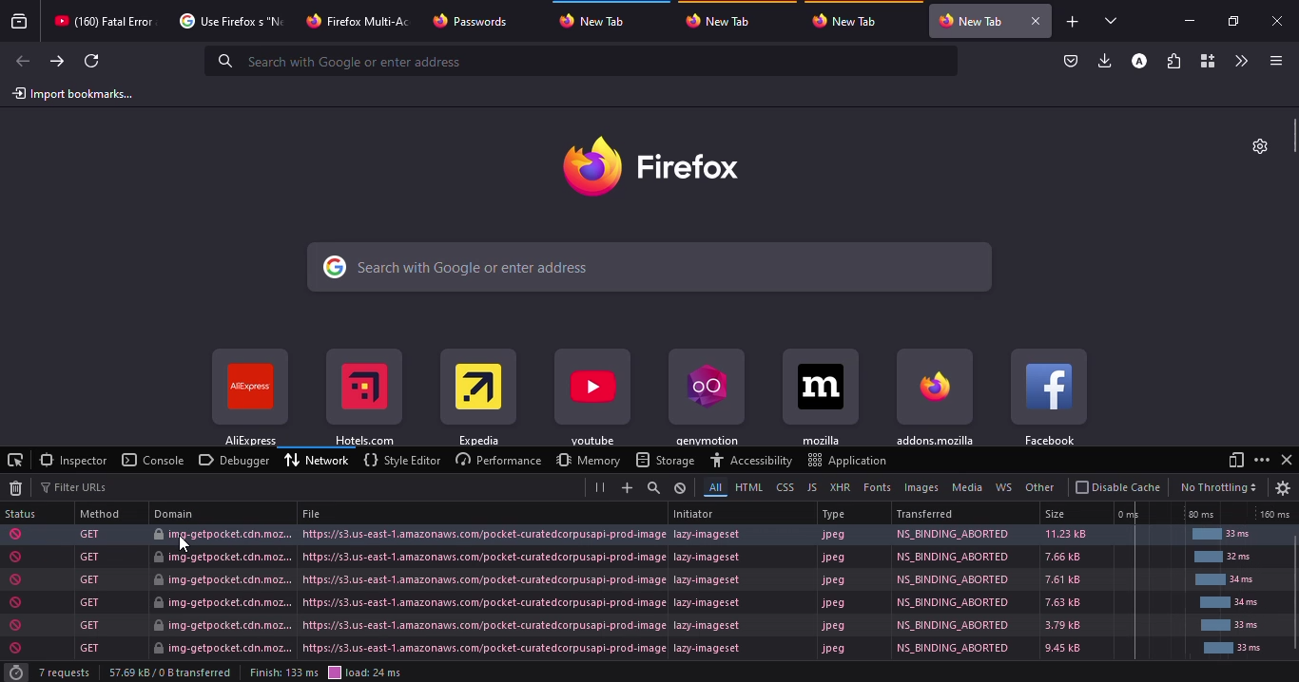 The width and height of the screenshot is (1299, 682). Describe the element at coordinates (1233, 460) in the screenshot. I see `view` at that location.